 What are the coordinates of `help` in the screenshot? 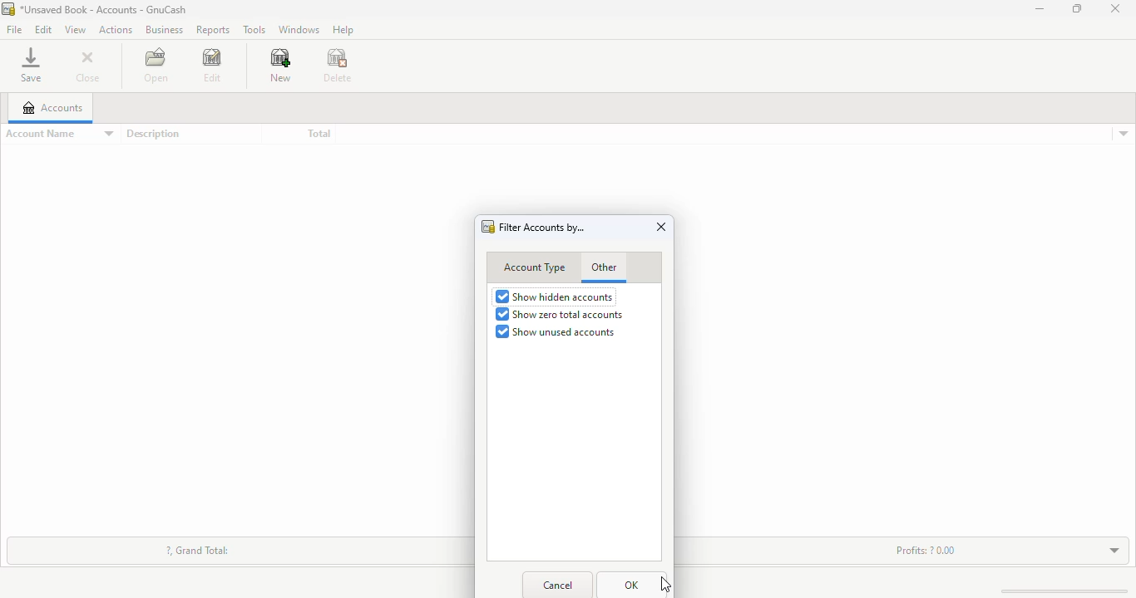 It's located at (343, 29).